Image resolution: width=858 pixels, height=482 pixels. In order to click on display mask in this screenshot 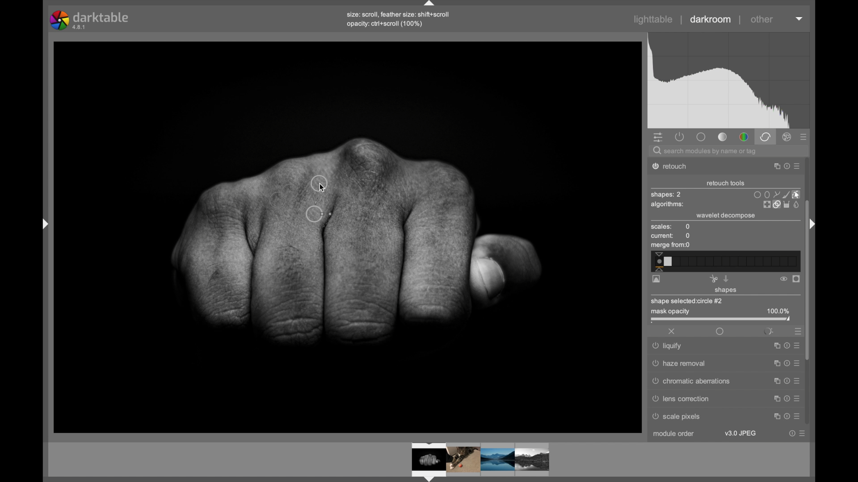, I will do `click(797, 279)`.